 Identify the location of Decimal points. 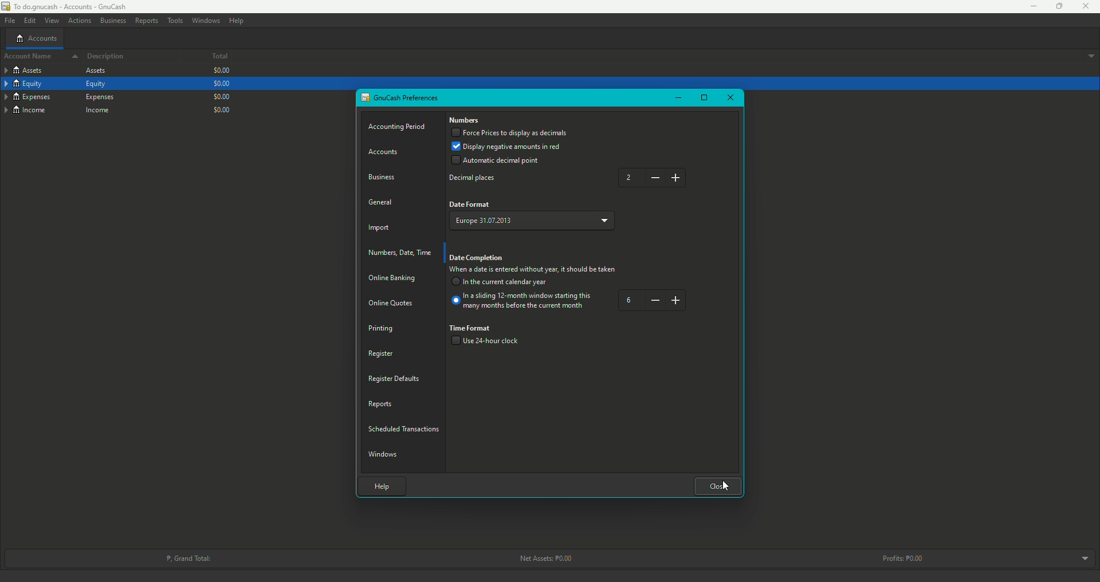
(475, 179).